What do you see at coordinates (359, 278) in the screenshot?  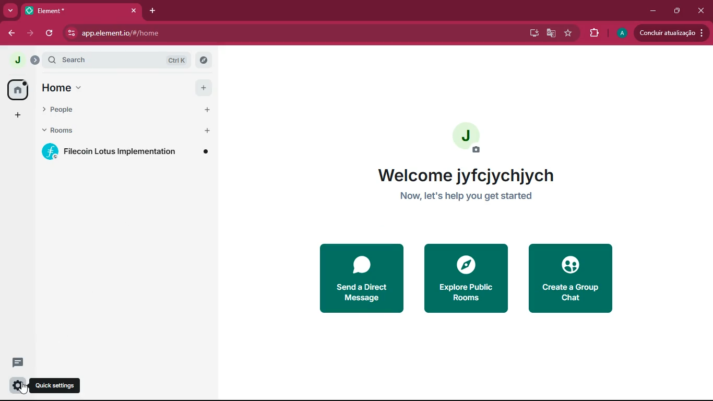 I see `send a direct message` at bounding box center [359, 278].